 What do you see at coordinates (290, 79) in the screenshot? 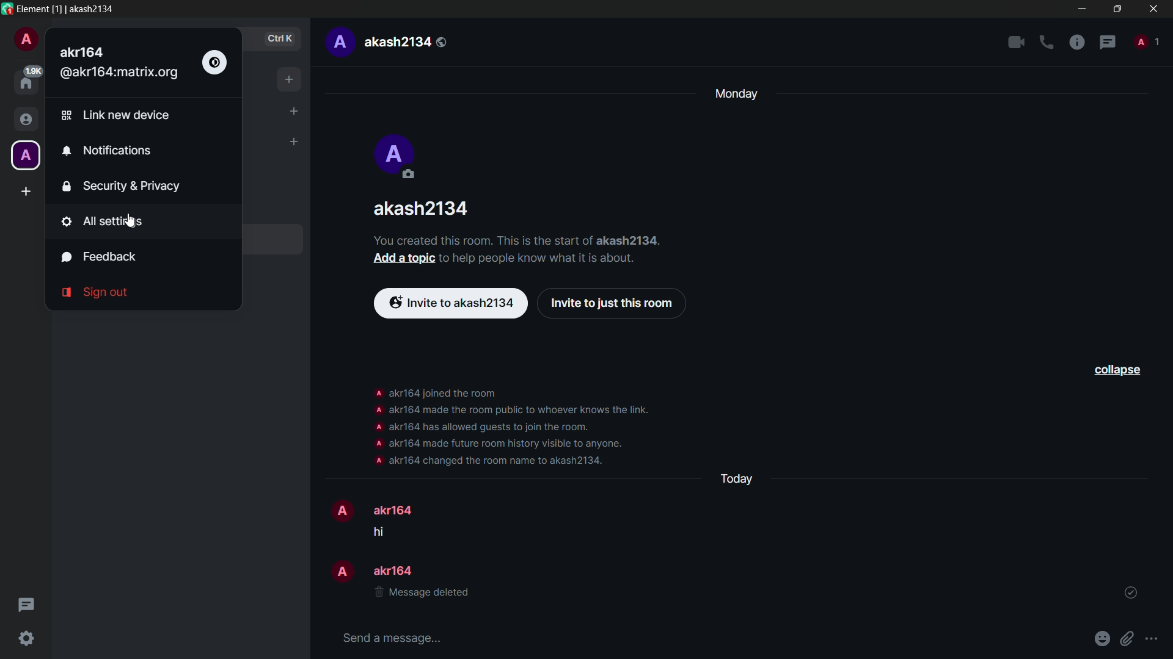
I see `add` at bounding box center [290, 79].